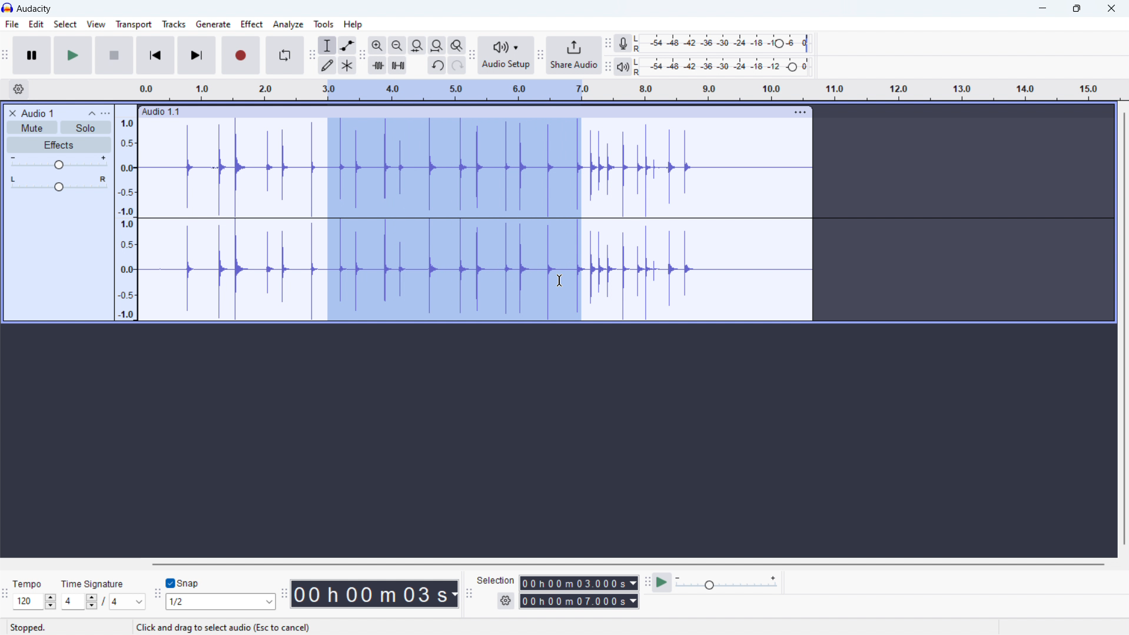 This screenshot has width=1129, height=635. Describe the element at coordinates (378, 65) in the screenshot. I see `trim audio outside selection` at that location.